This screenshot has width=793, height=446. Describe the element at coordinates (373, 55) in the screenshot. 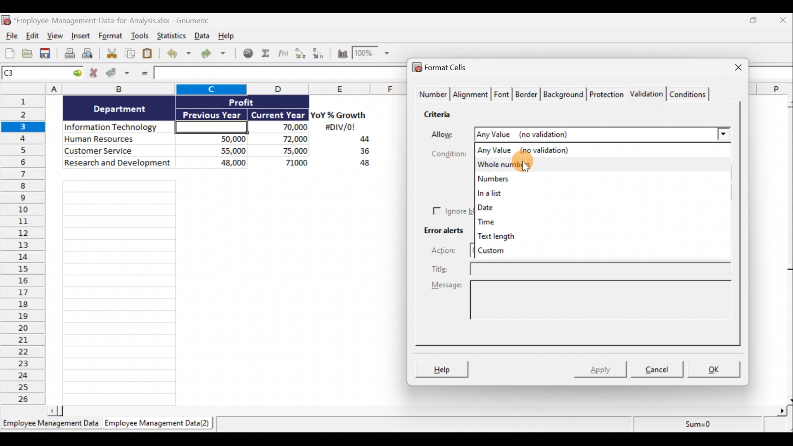

I see `Zoom` at that location.